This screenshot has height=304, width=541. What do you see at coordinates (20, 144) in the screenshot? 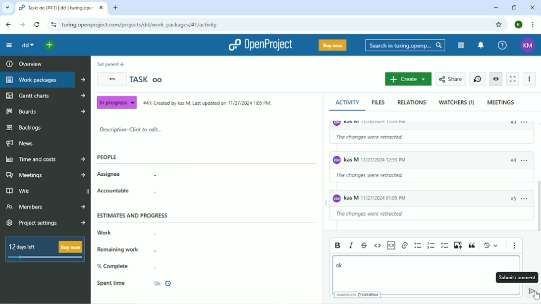
I see `News` at bounding box center [20, 144].